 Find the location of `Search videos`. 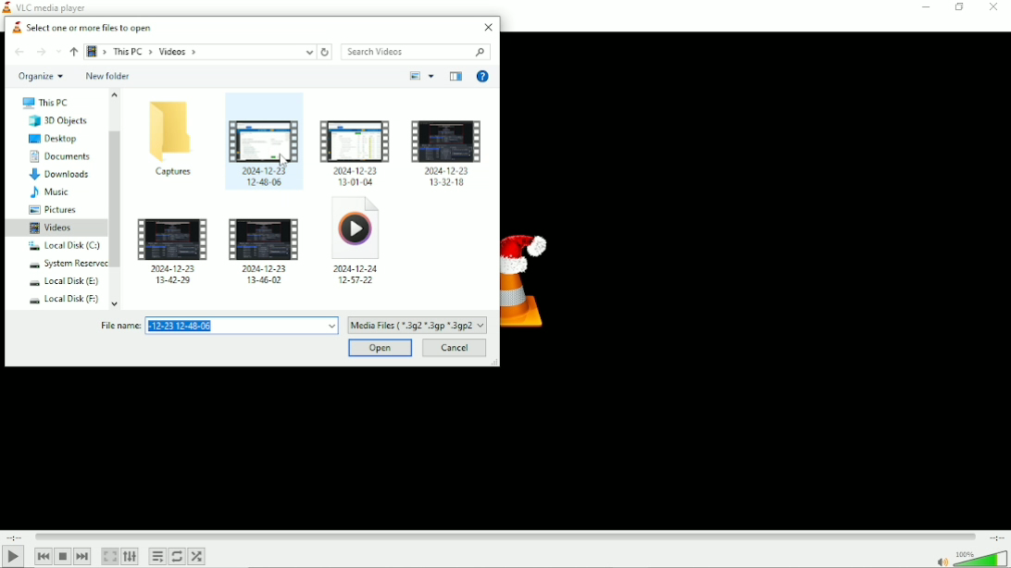

Search videos is located at coordinates (418, 52).